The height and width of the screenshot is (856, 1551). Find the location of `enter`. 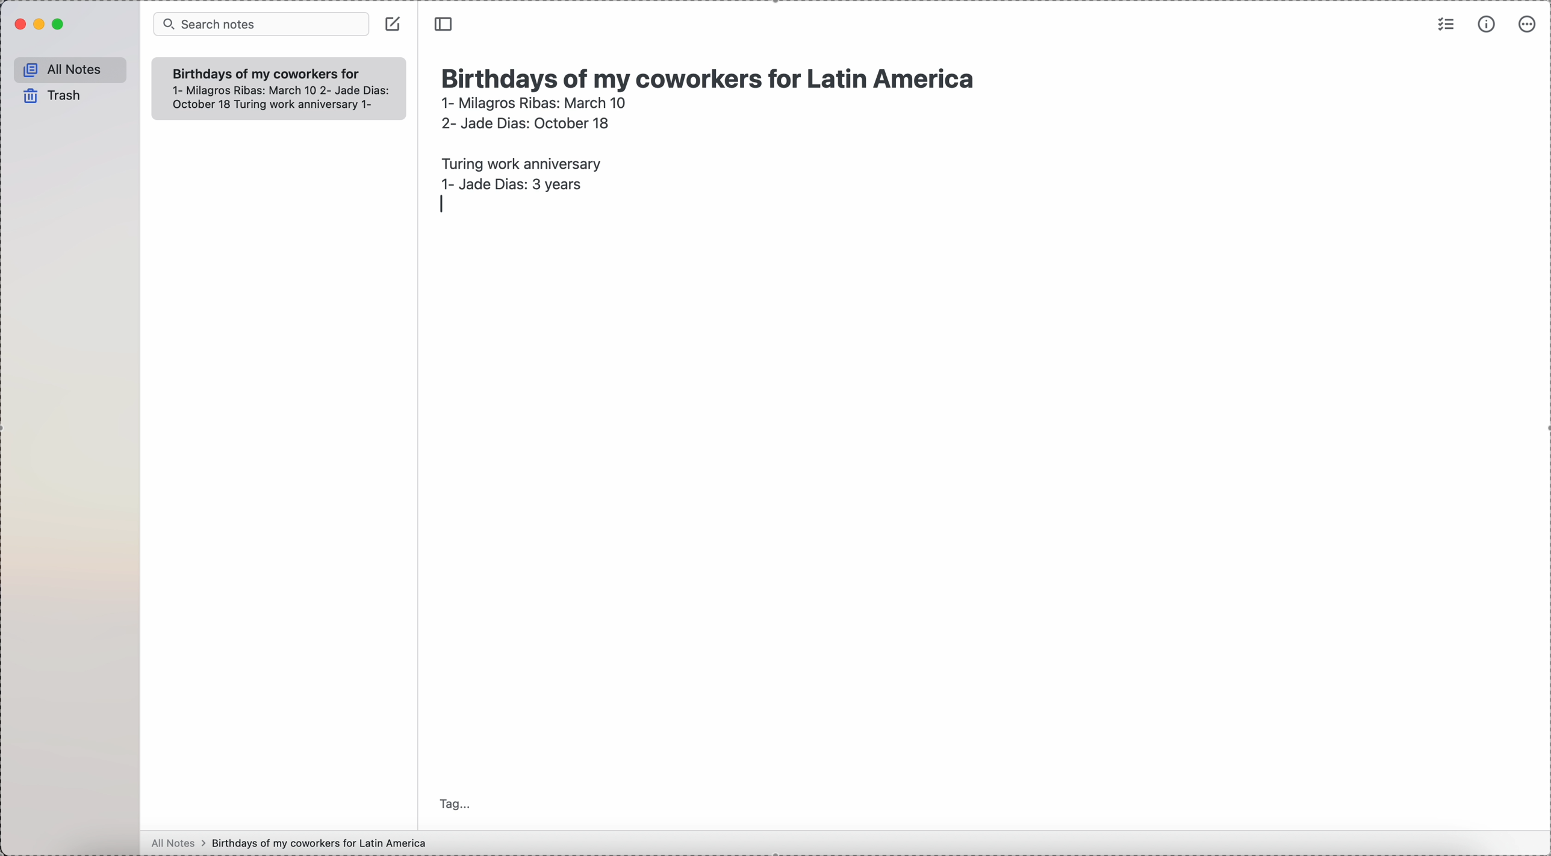

enter is located at coordinates (443, 204).